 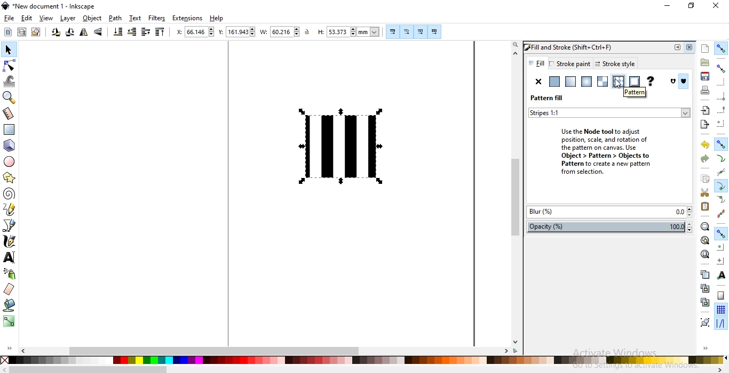 What do you see at coordinates (720, 82) in the screenshot?
I see `snap to edges of bounding box` at bounding box center [720, 82].